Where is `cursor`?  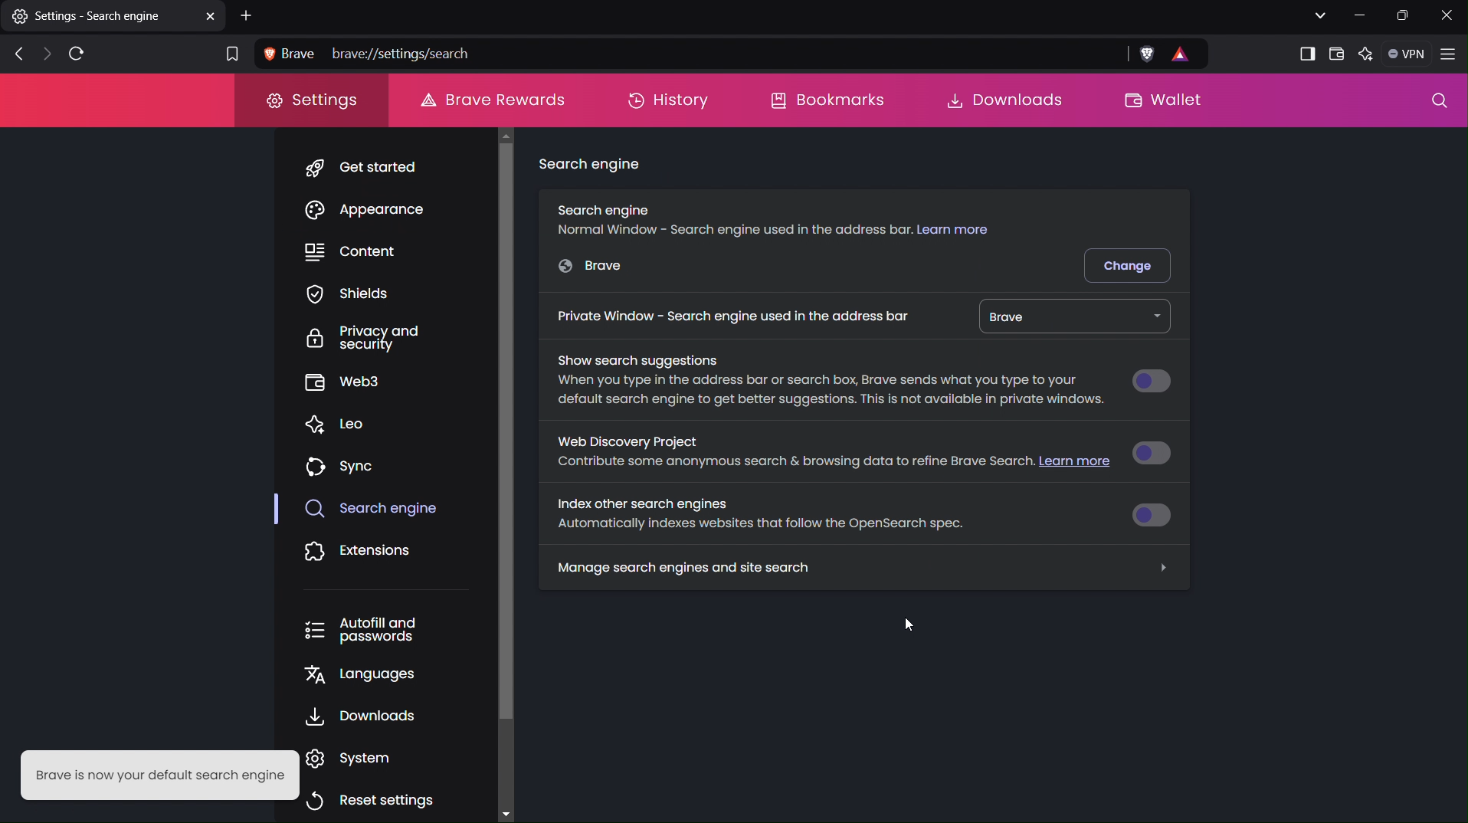
cursor is located at coordinates (915, 628).